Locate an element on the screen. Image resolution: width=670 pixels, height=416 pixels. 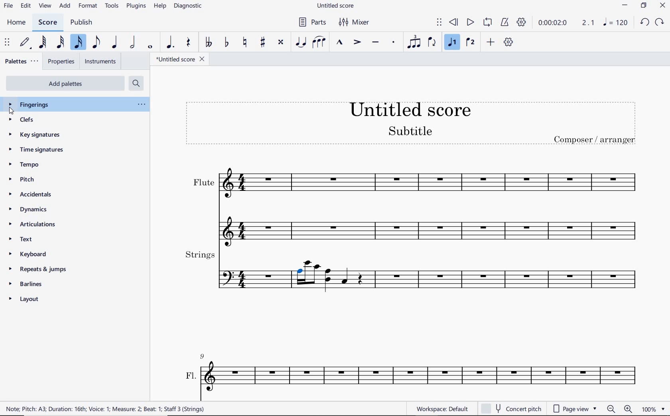
rest is located at coordinates (189, 43).